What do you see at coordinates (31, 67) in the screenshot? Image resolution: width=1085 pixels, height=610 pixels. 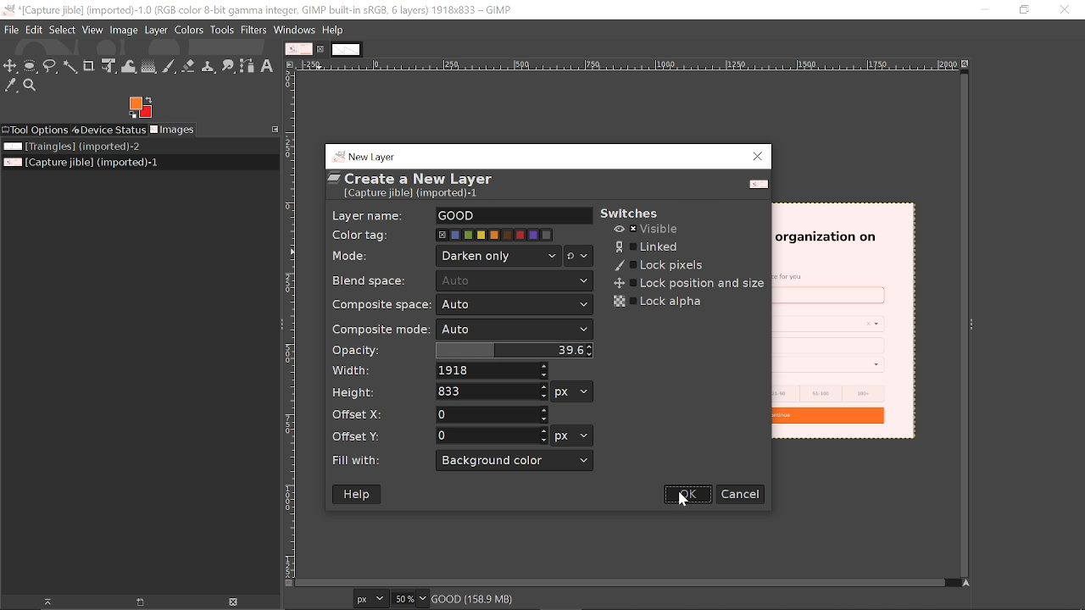 I see `Ellipse select tool` at bounding box center [31, 67].